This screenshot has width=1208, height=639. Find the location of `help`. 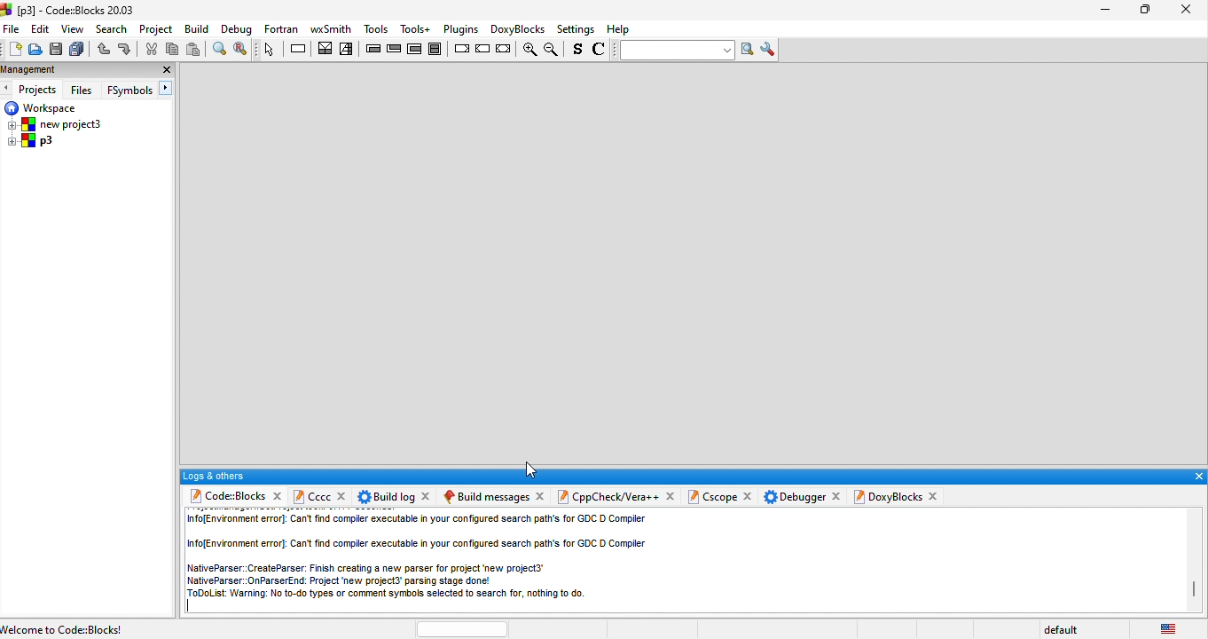

help is located at coordinates (621, 29).